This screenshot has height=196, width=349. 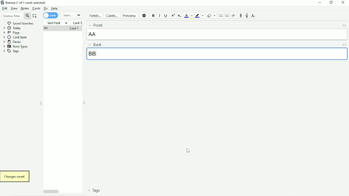 What do you see at coordinates (129, 16) in the screenshot?
I see `Preview` at bounding box center [129, 16].